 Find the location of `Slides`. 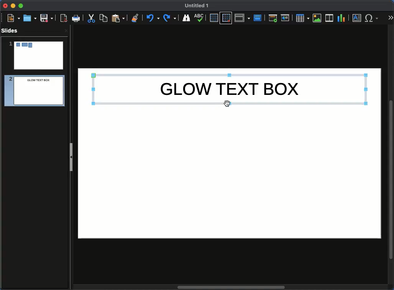

Slides is located at coordinates (12, 31).